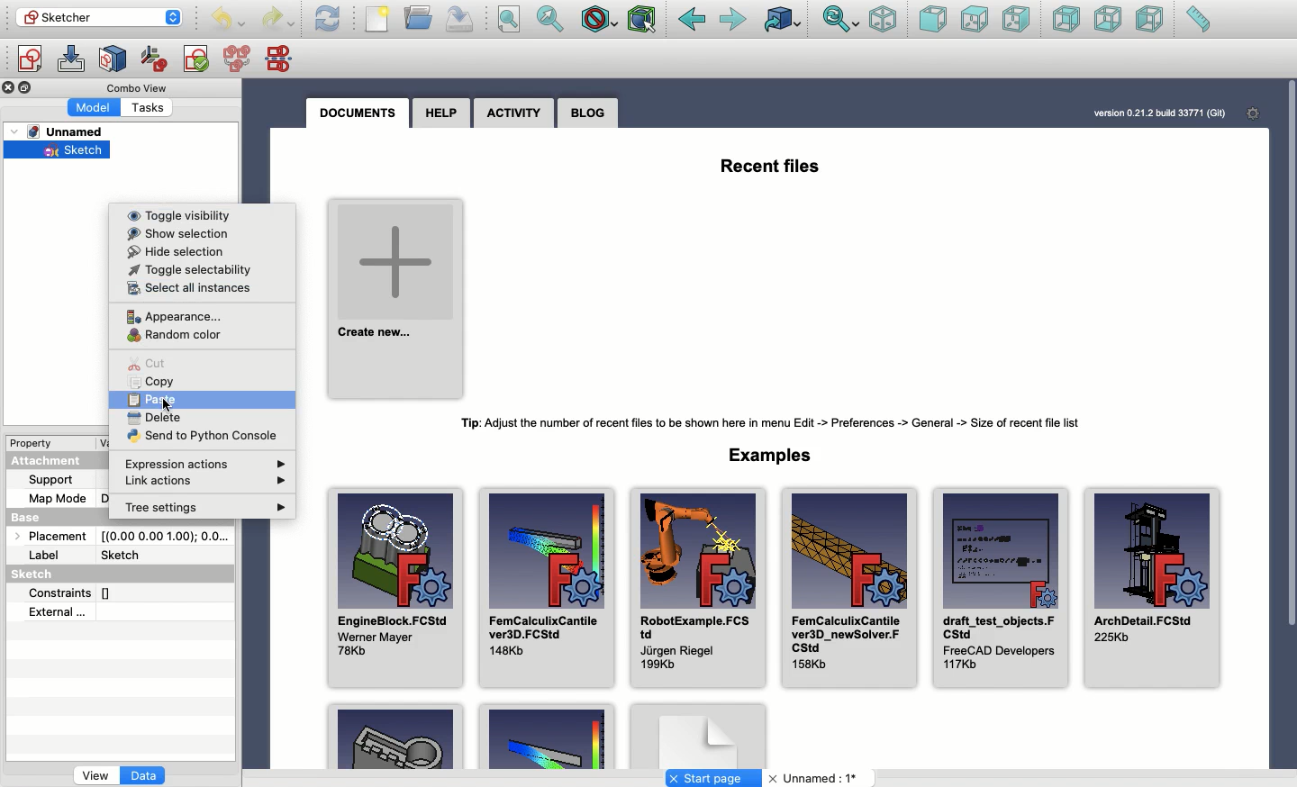  What do you see at coordinates (1247, 113) in the screenshot?
I see `Settings` at bounding box center [1247, 113].